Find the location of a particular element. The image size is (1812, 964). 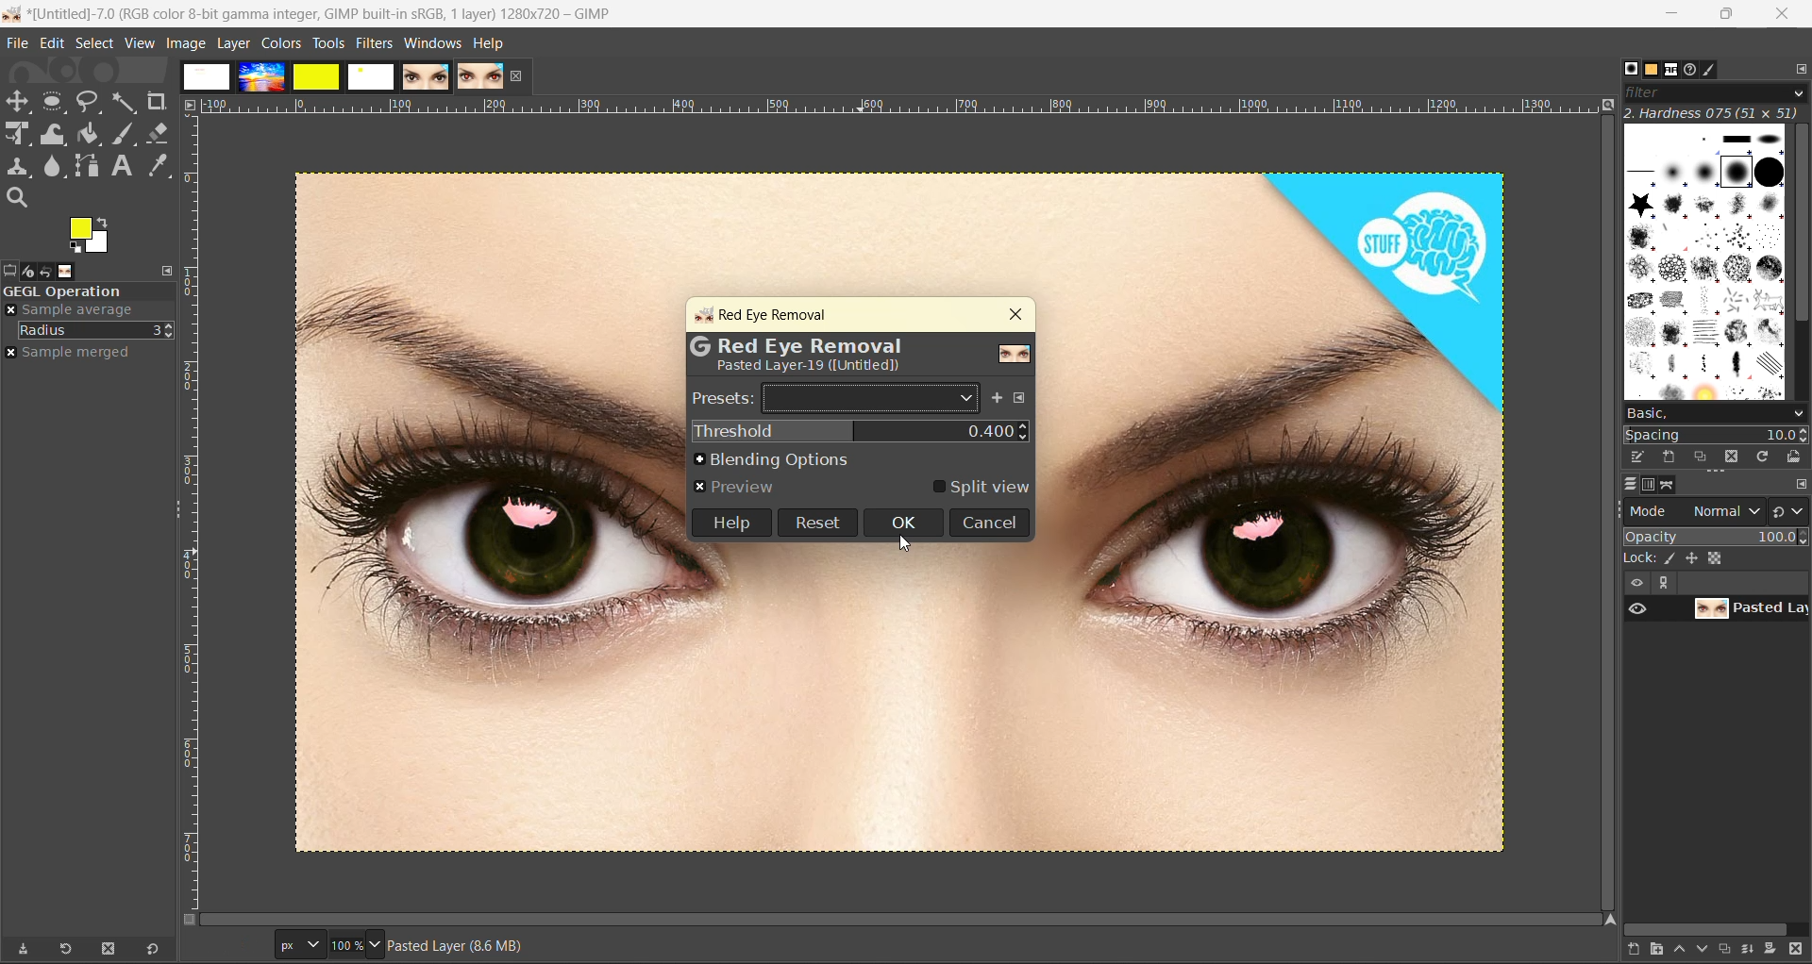

close is located at coordinates (1784, 14).